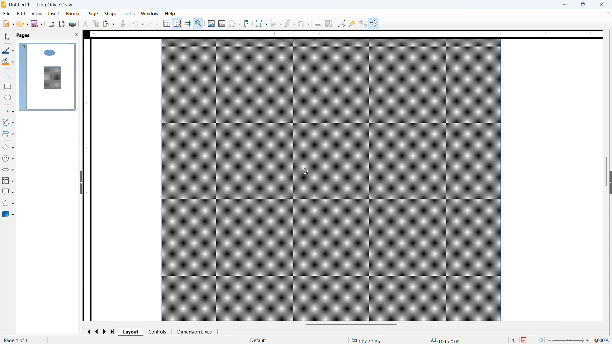 The height and width of the screenshot is (344, 612). What do you see at coordinates (7, 97) in the screenshot?
I see `Ellipse ` at bounding box center [7, 97].